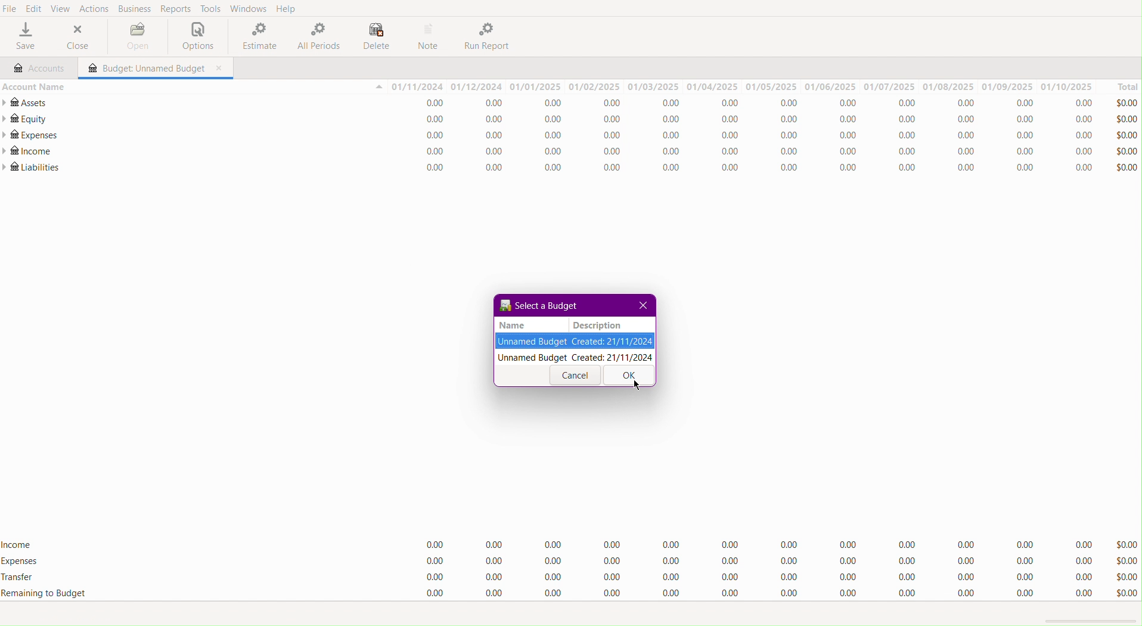 The width and height of the screenshot is (1142, 626). What do you see at coordinates (64, 9) in the screenshot?
I see `View` at bounding box center [64, 9].